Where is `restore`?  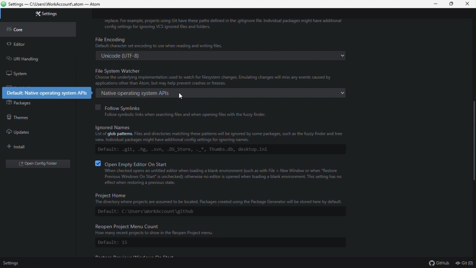 restore is located at coordinates (453, 4).